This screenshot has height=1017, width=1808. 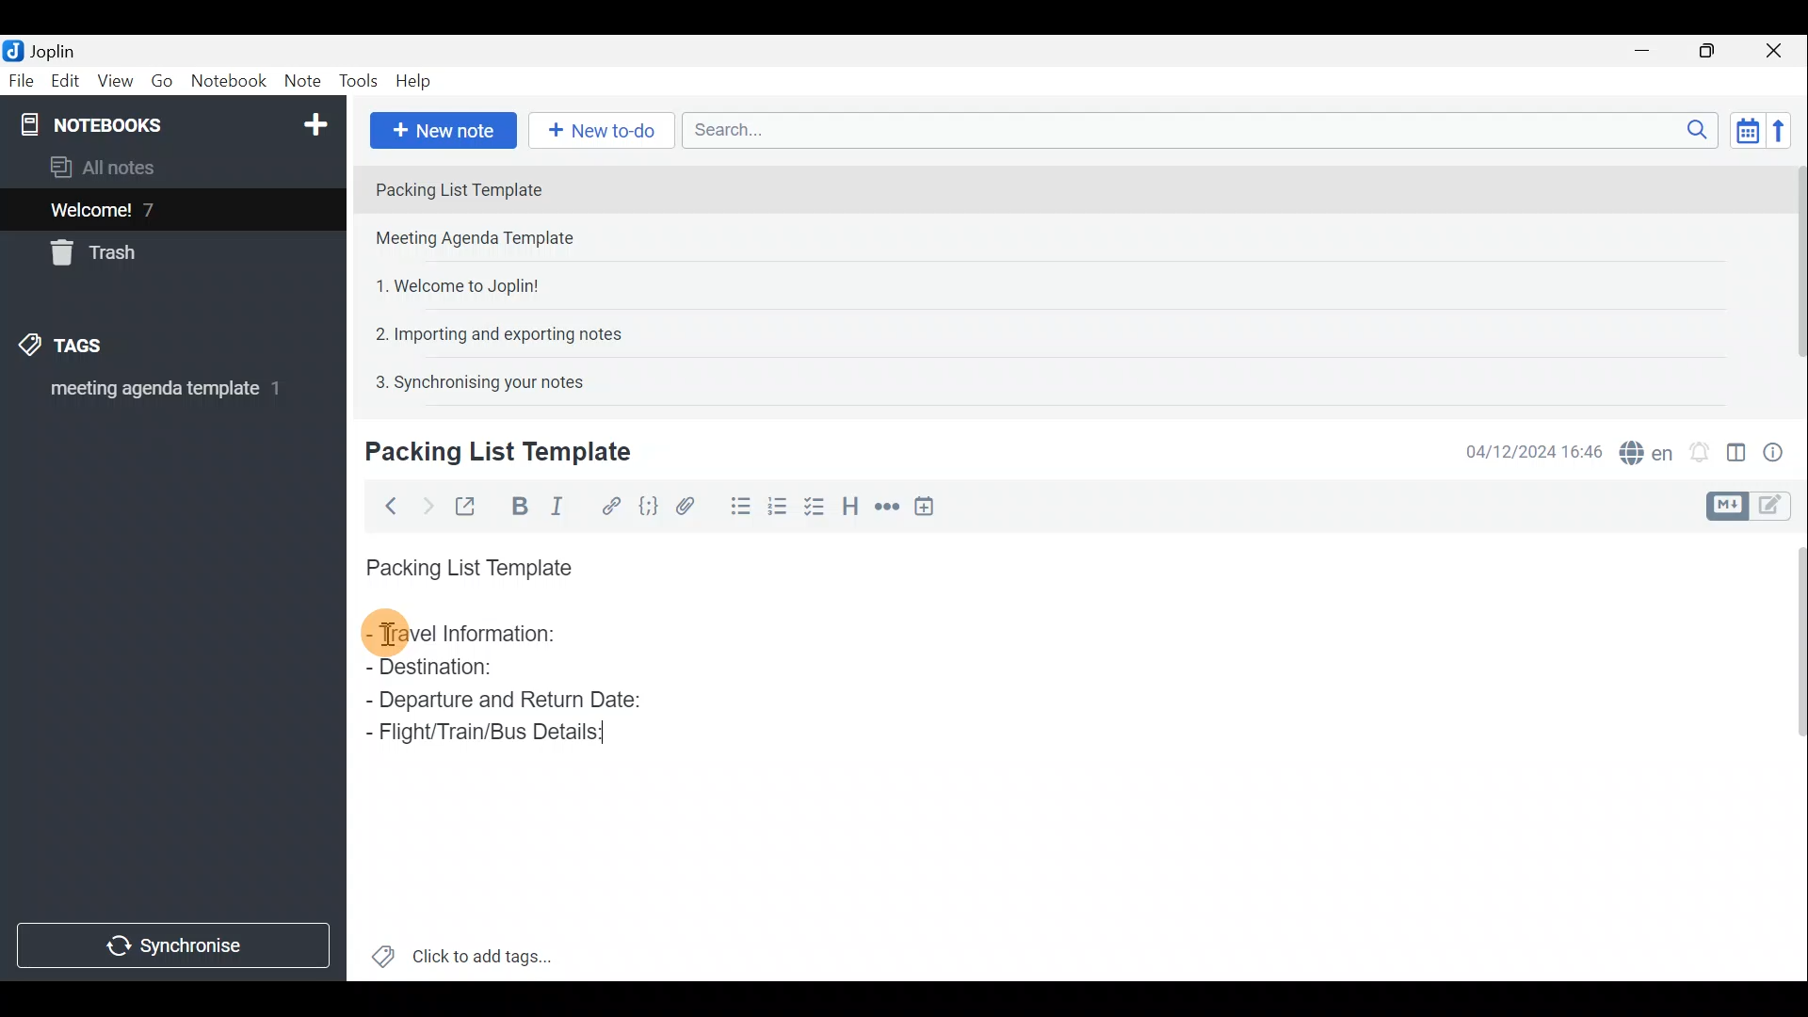 What do you see at coordinates (1735, 446) in the screenshot?
I see `Toggle editor layout` at bounding box center [1735, 446].